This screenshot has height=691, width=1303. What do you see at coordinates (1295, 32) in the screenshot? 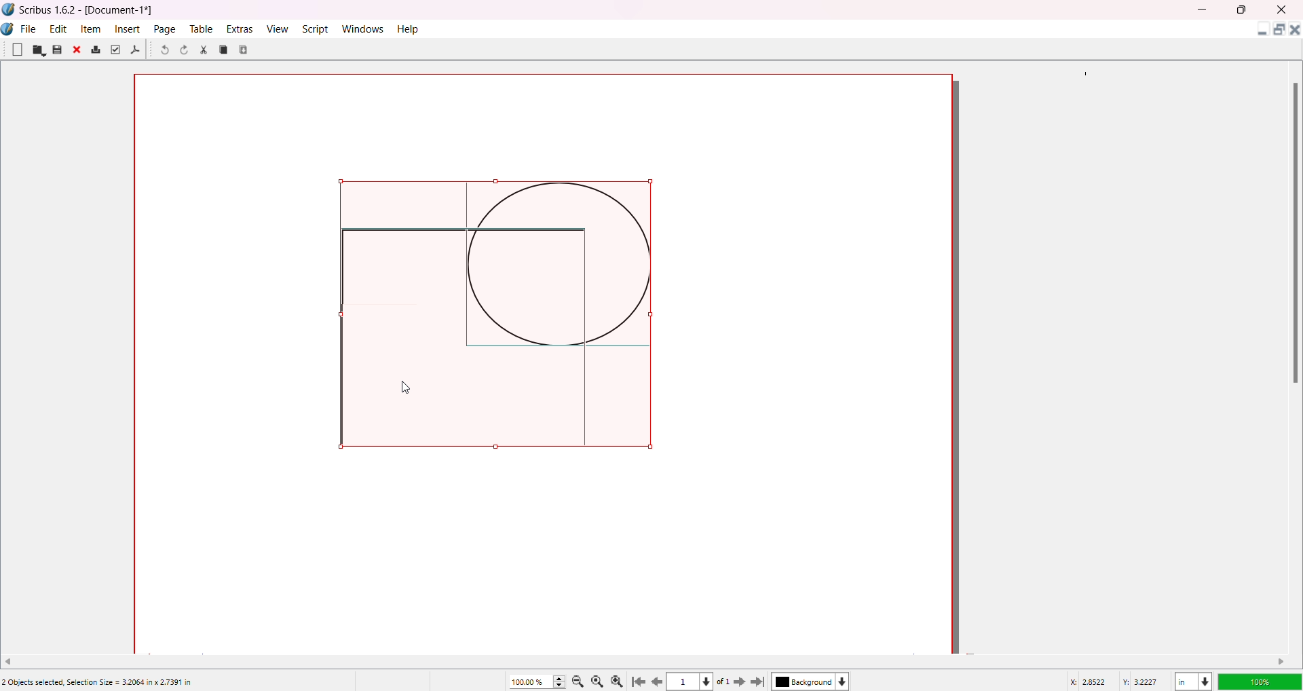
I see `Close Document` at bounding box center [1295, 32].